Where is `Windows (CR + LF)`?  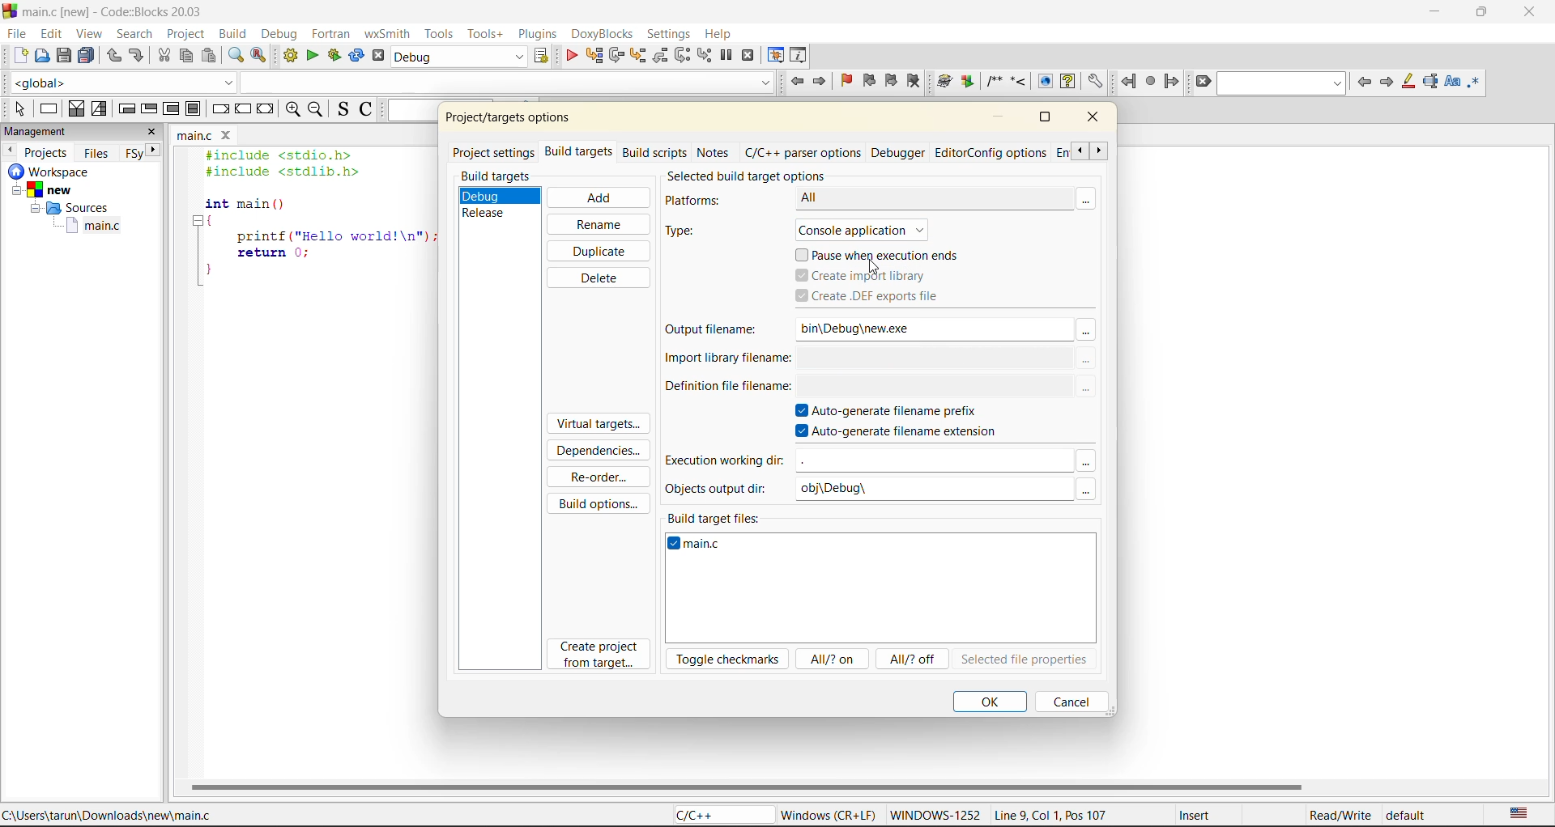
Windows (CR + LF) is located at coordinates (829, 814).